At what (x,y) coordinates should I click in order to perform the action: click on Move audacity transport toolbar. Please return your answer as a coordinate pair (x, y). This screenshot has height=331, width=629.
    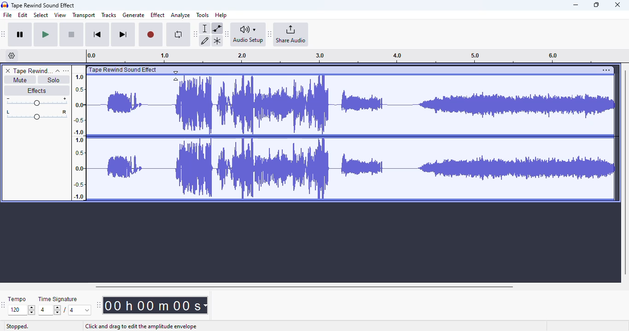
    Looking at the image, I should click on (4, 34).